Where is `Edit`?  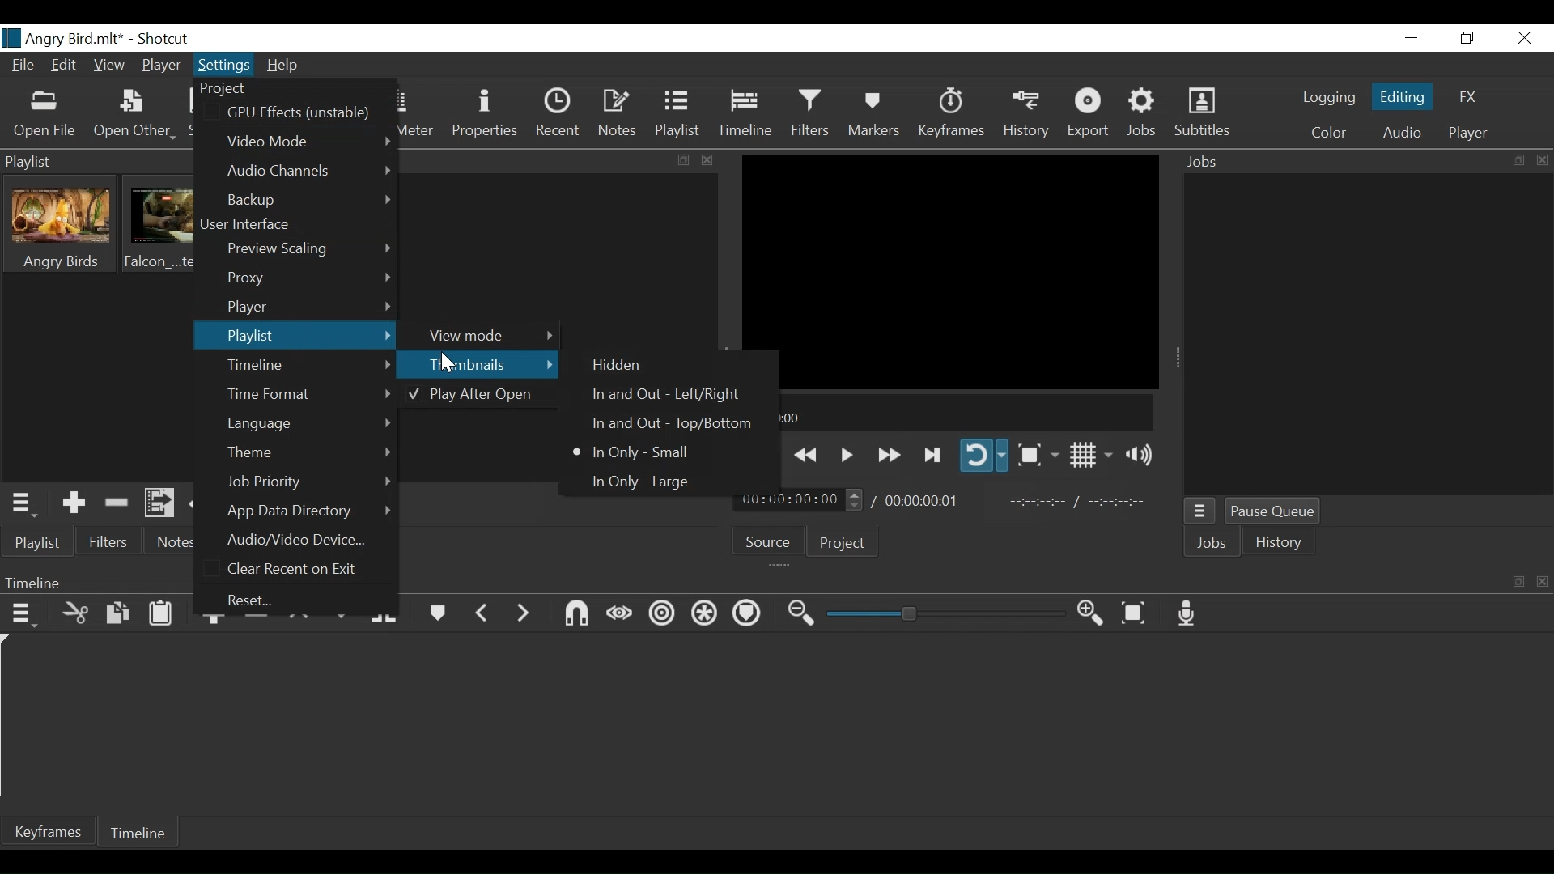
Edit is located at coordinates (64, 65).